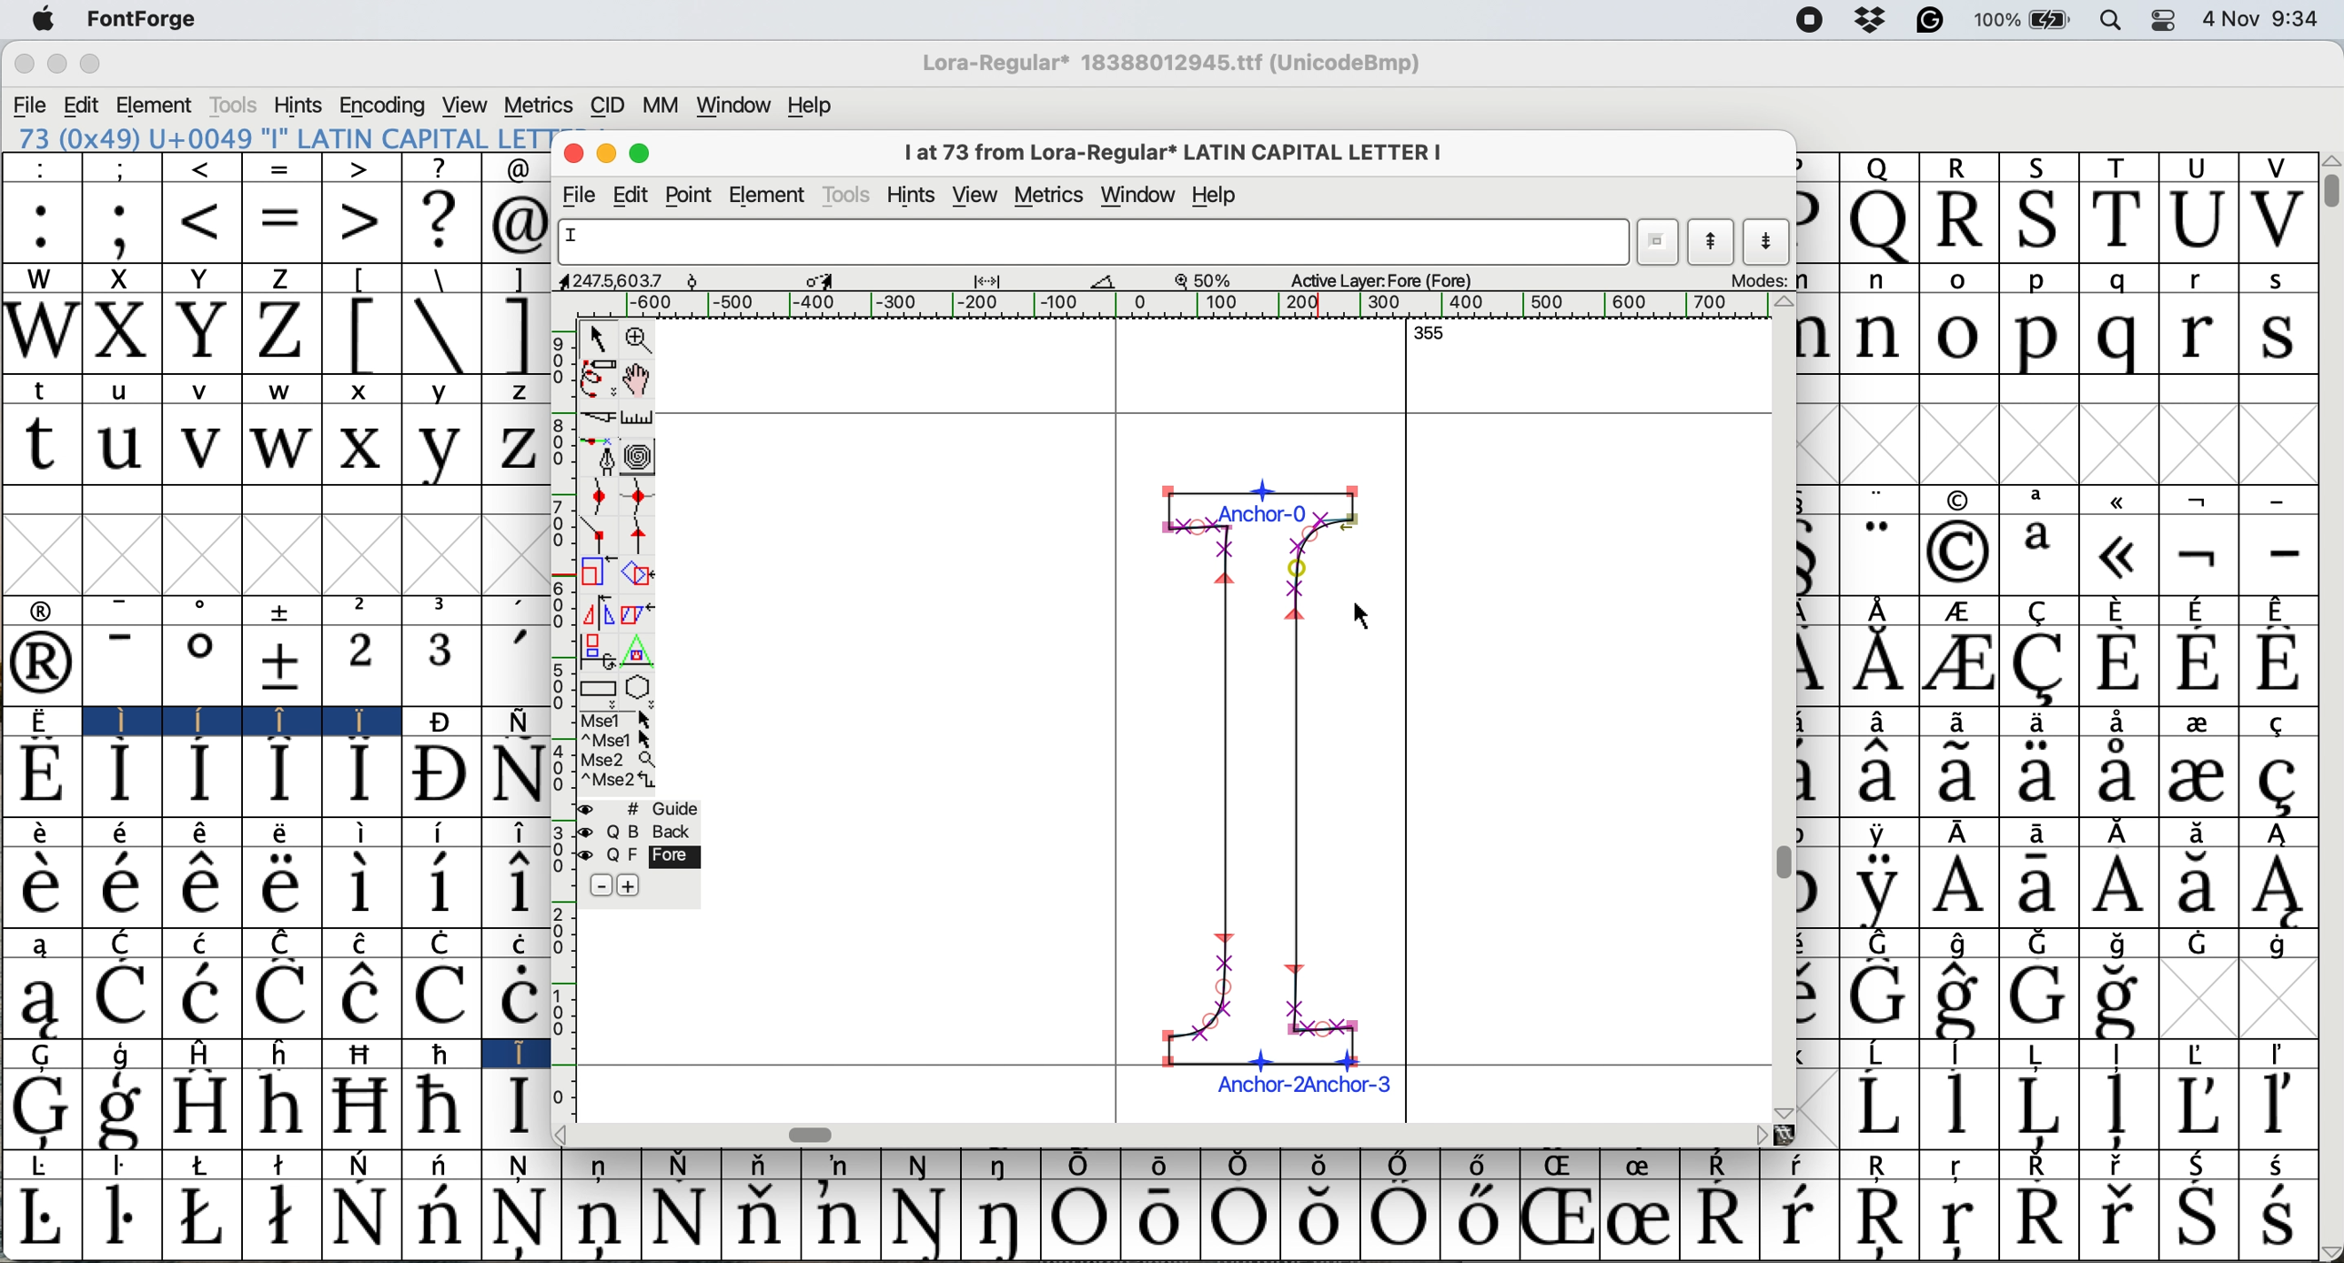  What do you see at coordinates (443, 609) in the screenshot?
I see `3` at bounding box center [443, 609].